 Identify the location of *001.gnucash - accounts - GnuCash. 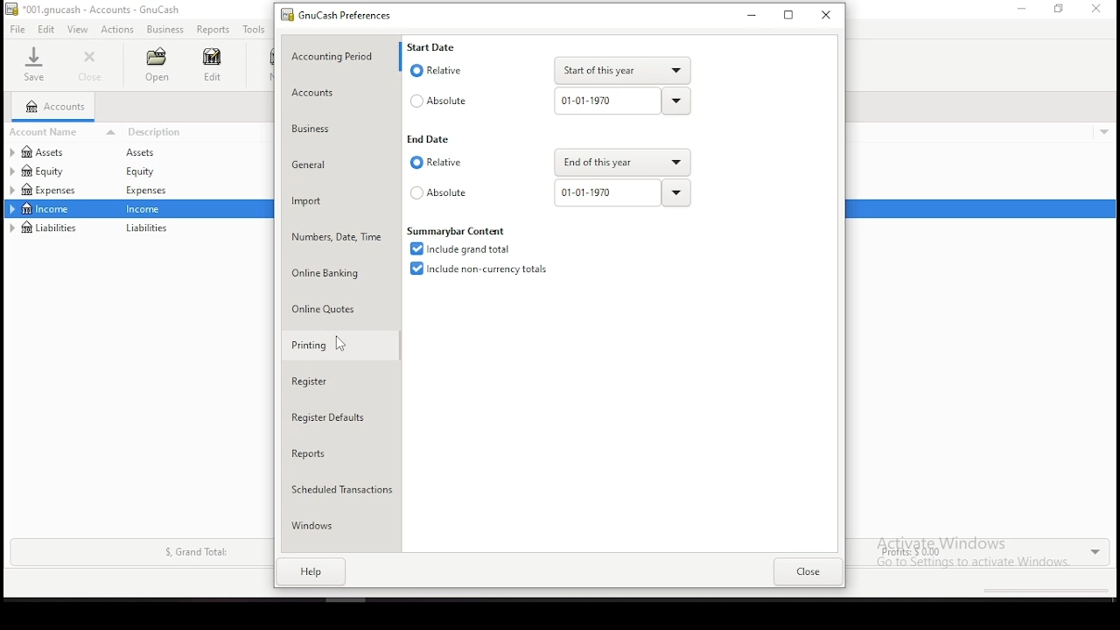
(93, 10).